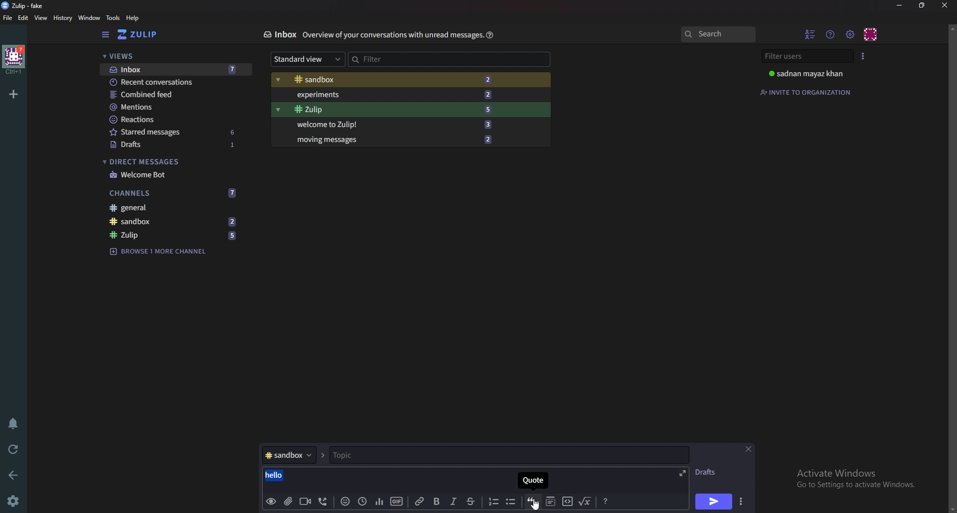 The height and width of the screenshot is (513, 957). Describe the element at coordinates (16, 474) in the screenshot. I see `back` at that location.